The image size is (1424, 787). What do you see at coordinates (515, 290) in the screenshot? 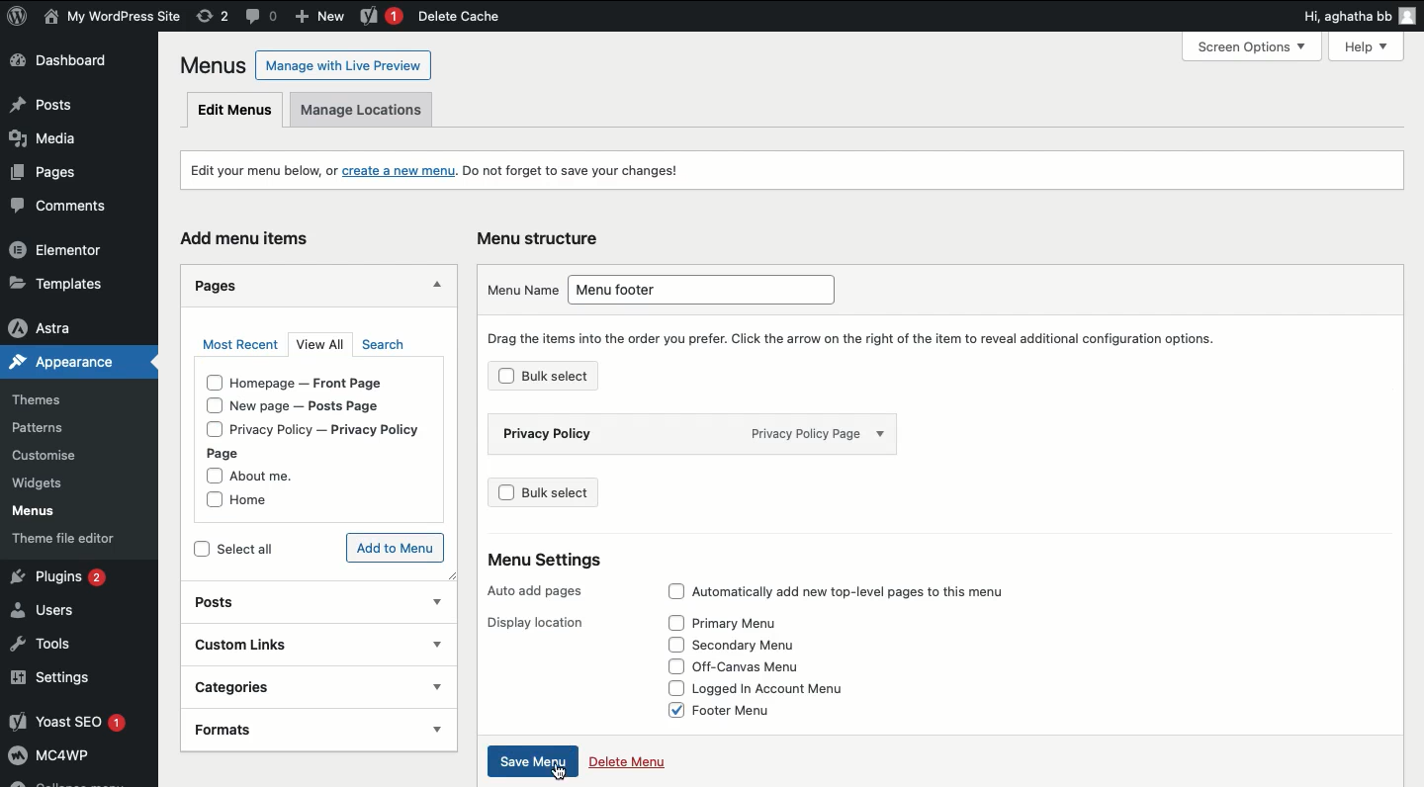
I see `Menu name` at bounding box center [515, 290].